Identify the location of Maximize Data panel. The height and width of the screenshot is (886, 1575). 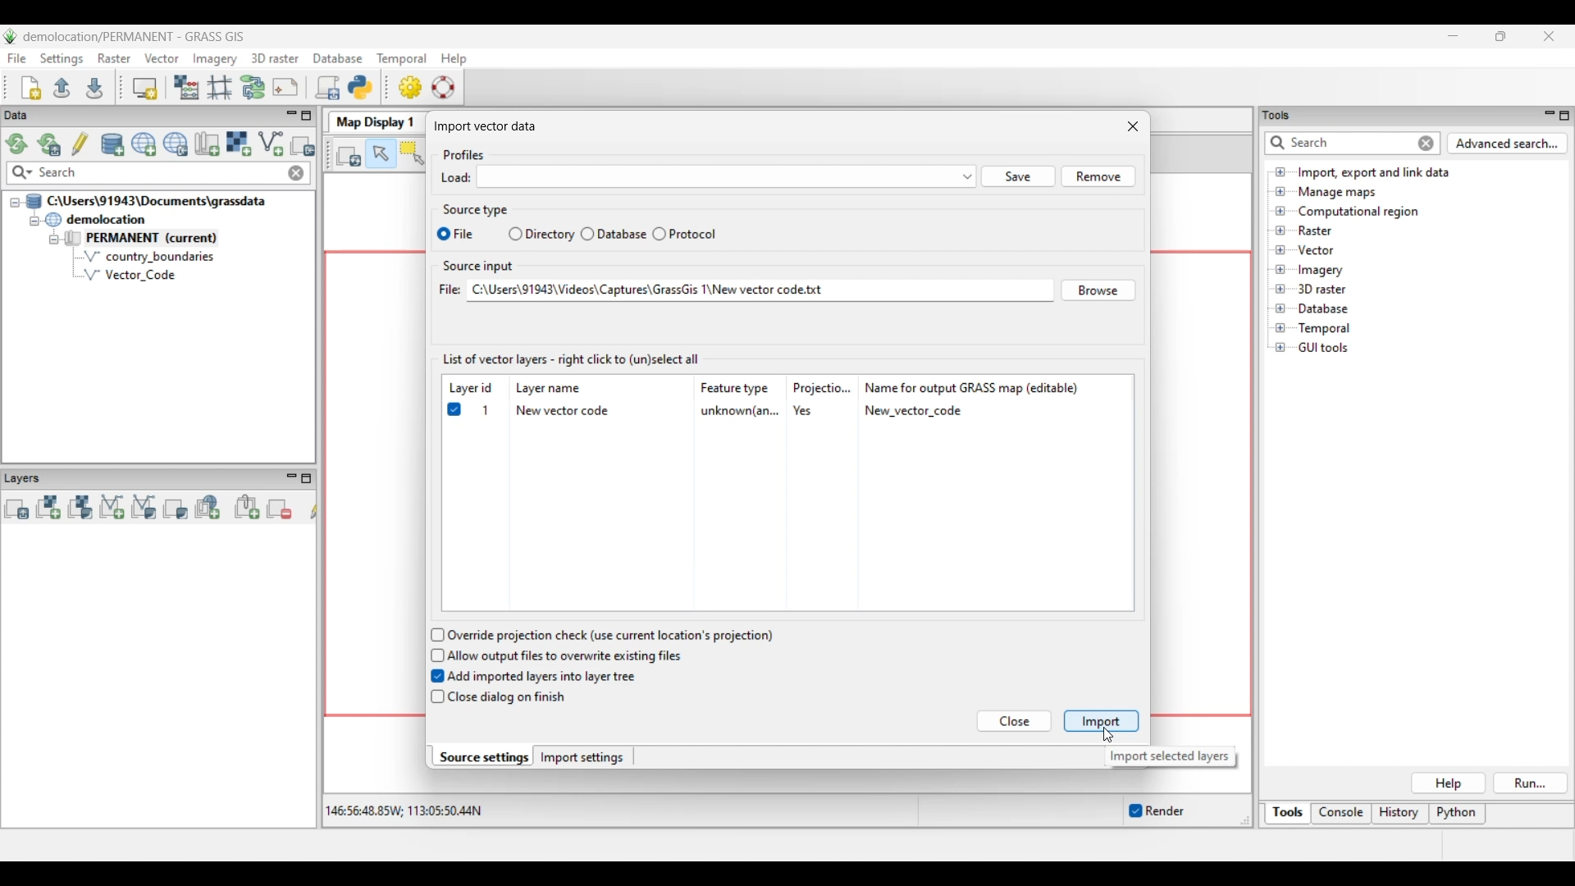
(307, 116).